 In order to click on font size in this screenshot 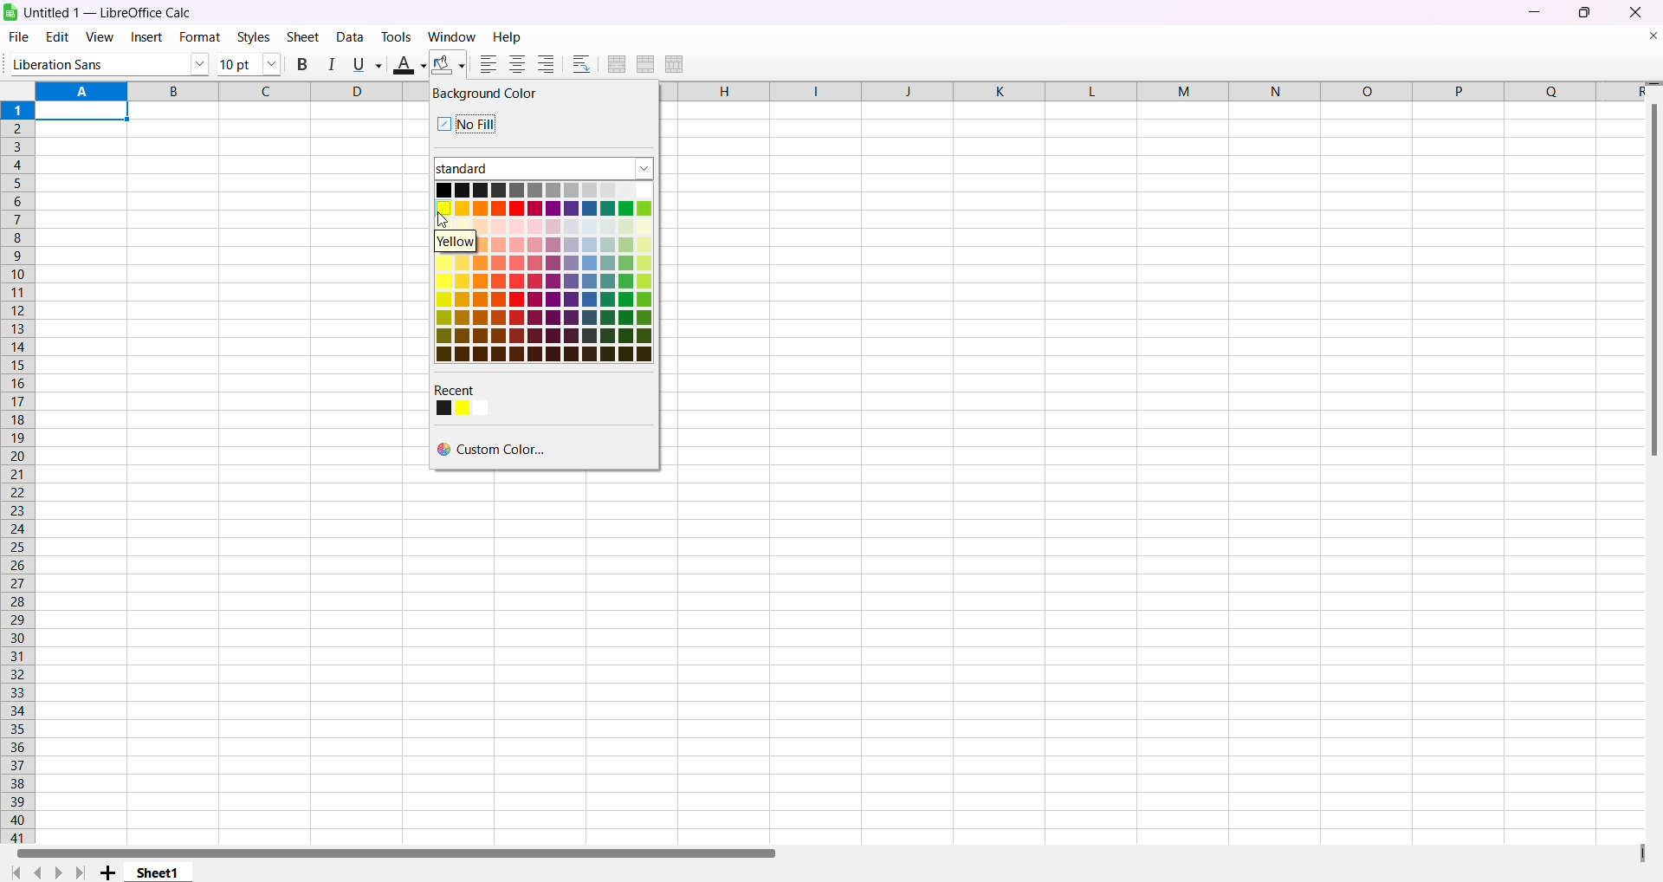, I will do `click(249, 63)`.